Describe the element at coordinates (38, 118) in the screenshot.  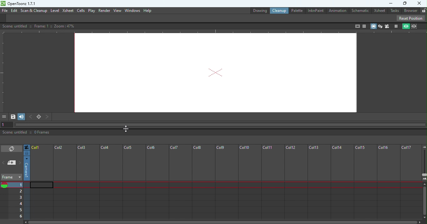
I see `Set key` at that location.